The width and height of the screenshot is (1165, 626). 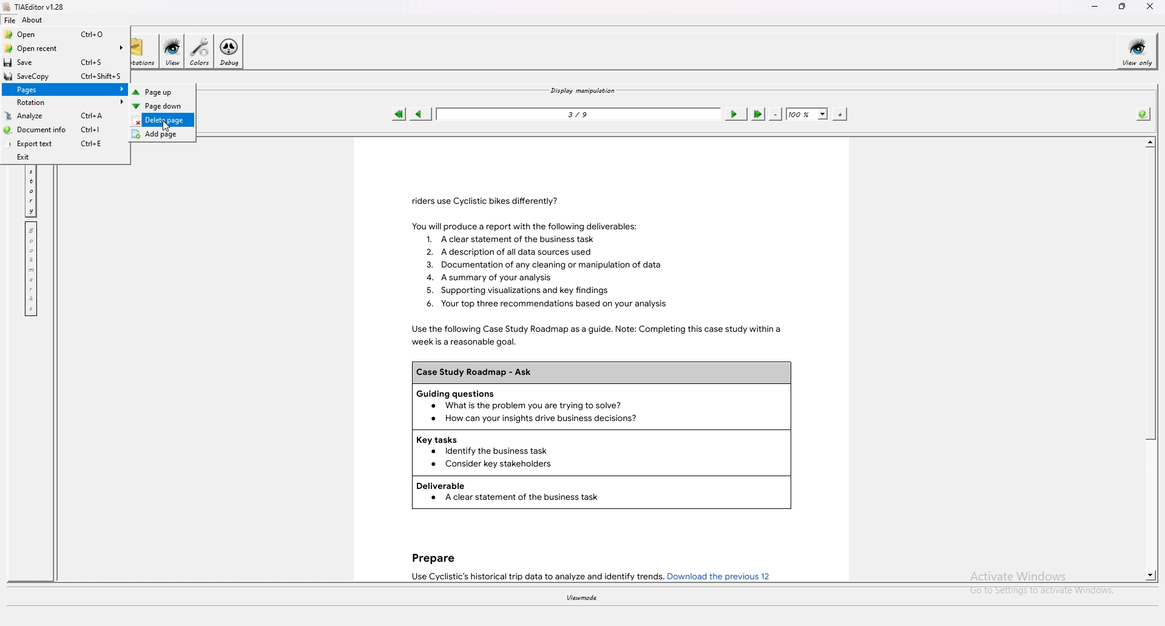 I want to click on 3/9, so click(x=579, y=113).